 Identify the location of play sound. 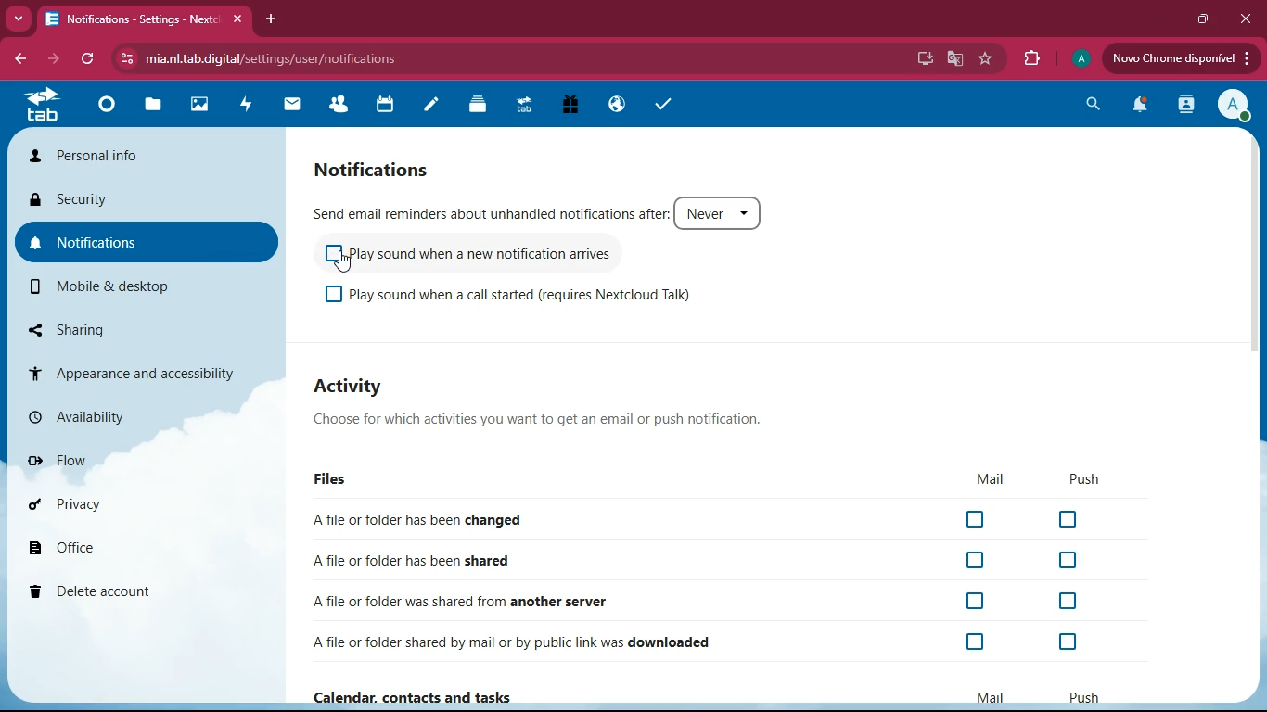
(501, 257).